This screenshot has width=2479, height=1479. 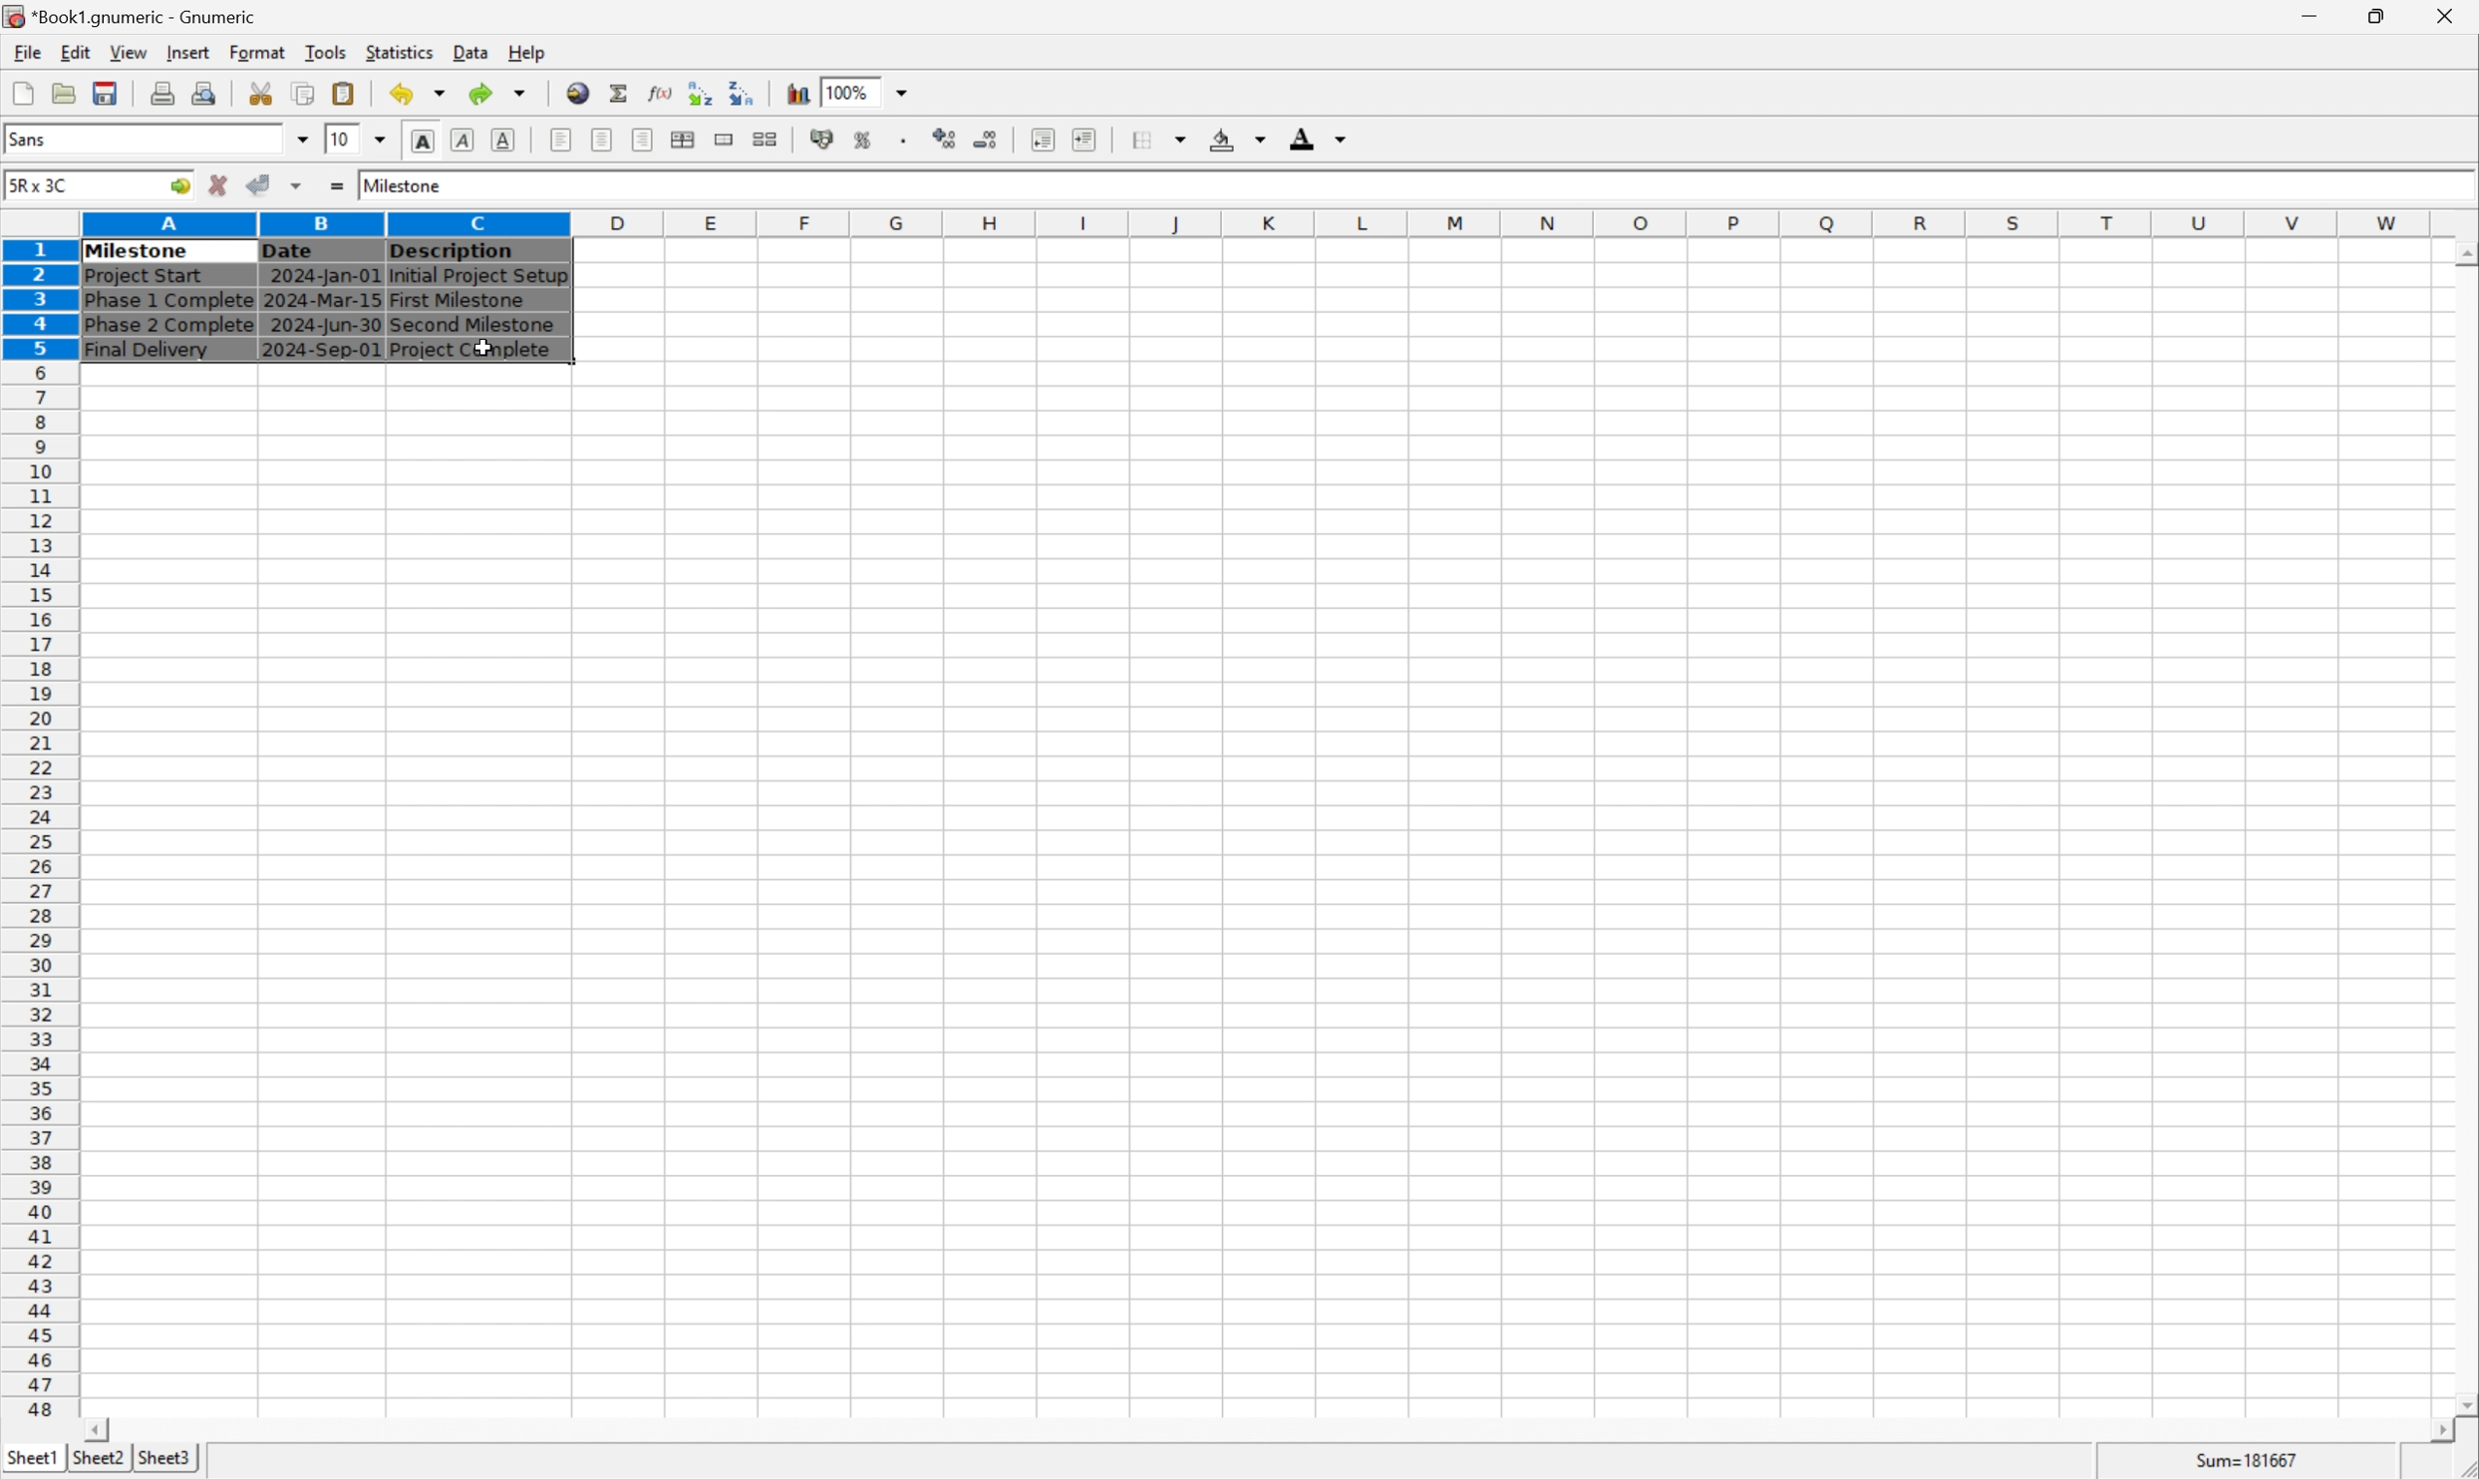 What do you see at coordinates (402, 52) in the screenshot?
I see `statistics` at bounding box center [402, 52].